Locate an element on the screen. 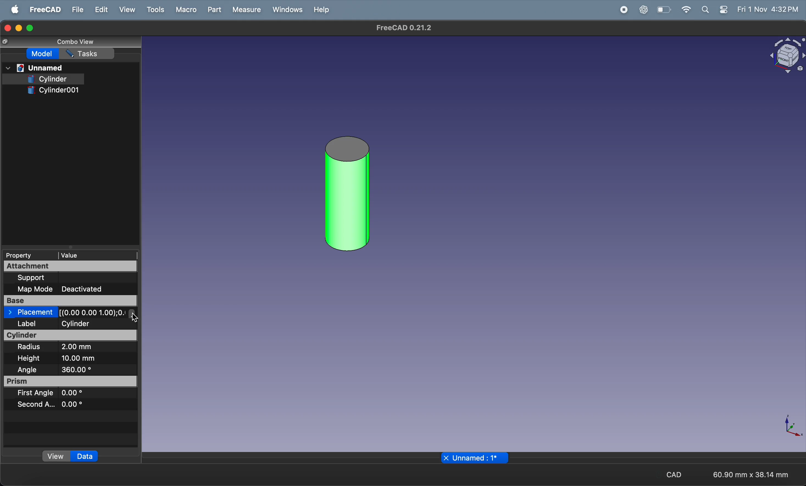 The width and height of the screenshot is (806, 486). property is located at coordinates (25, 255).